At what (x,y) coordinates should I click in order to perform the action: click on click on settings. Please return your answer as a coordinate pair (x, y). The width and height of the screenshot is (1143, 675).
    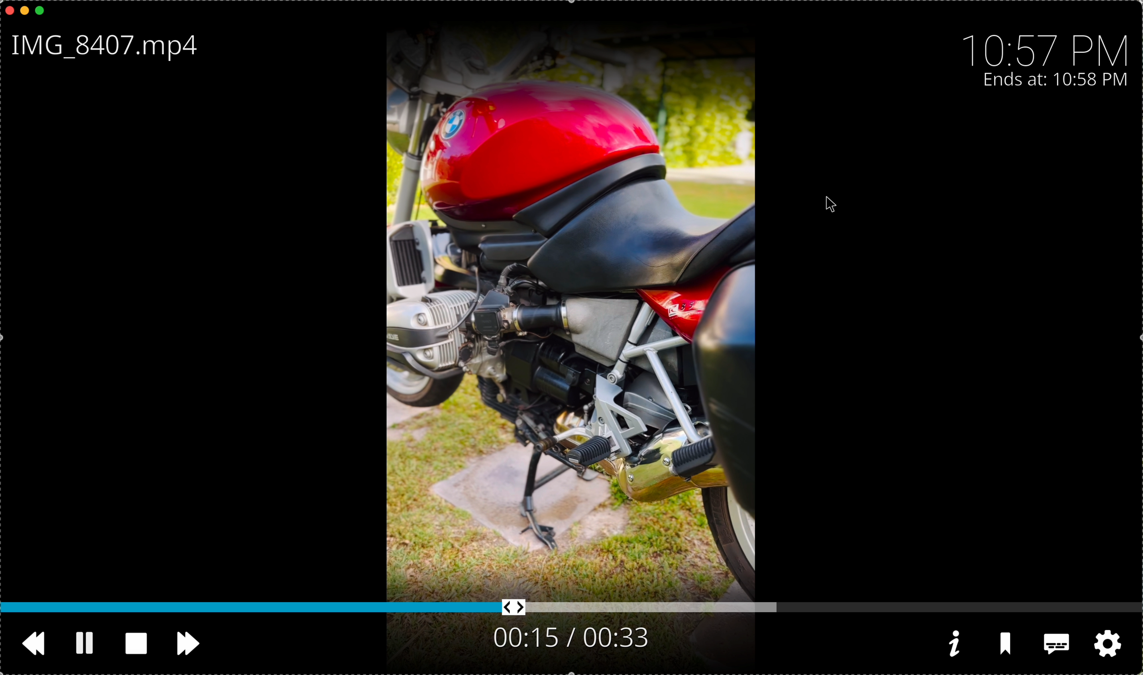
    Looking at the image, I should click on (1105, 644).